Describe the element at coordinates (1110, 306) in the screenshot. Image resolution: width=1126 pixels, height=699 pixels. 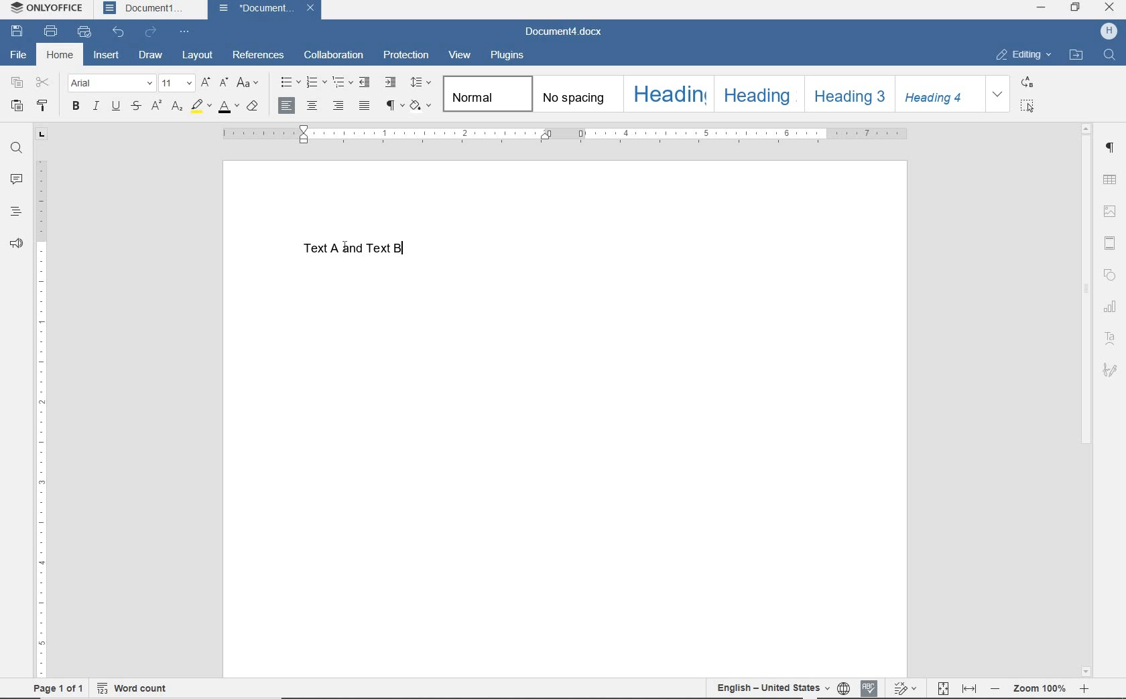
I see `CHART` at that location.